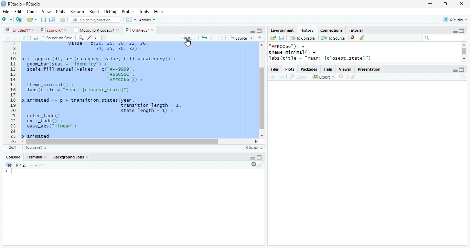 Image resolution: width=470 pixels, height=248 pixels. I want to click on maximize, so click(462, 70).